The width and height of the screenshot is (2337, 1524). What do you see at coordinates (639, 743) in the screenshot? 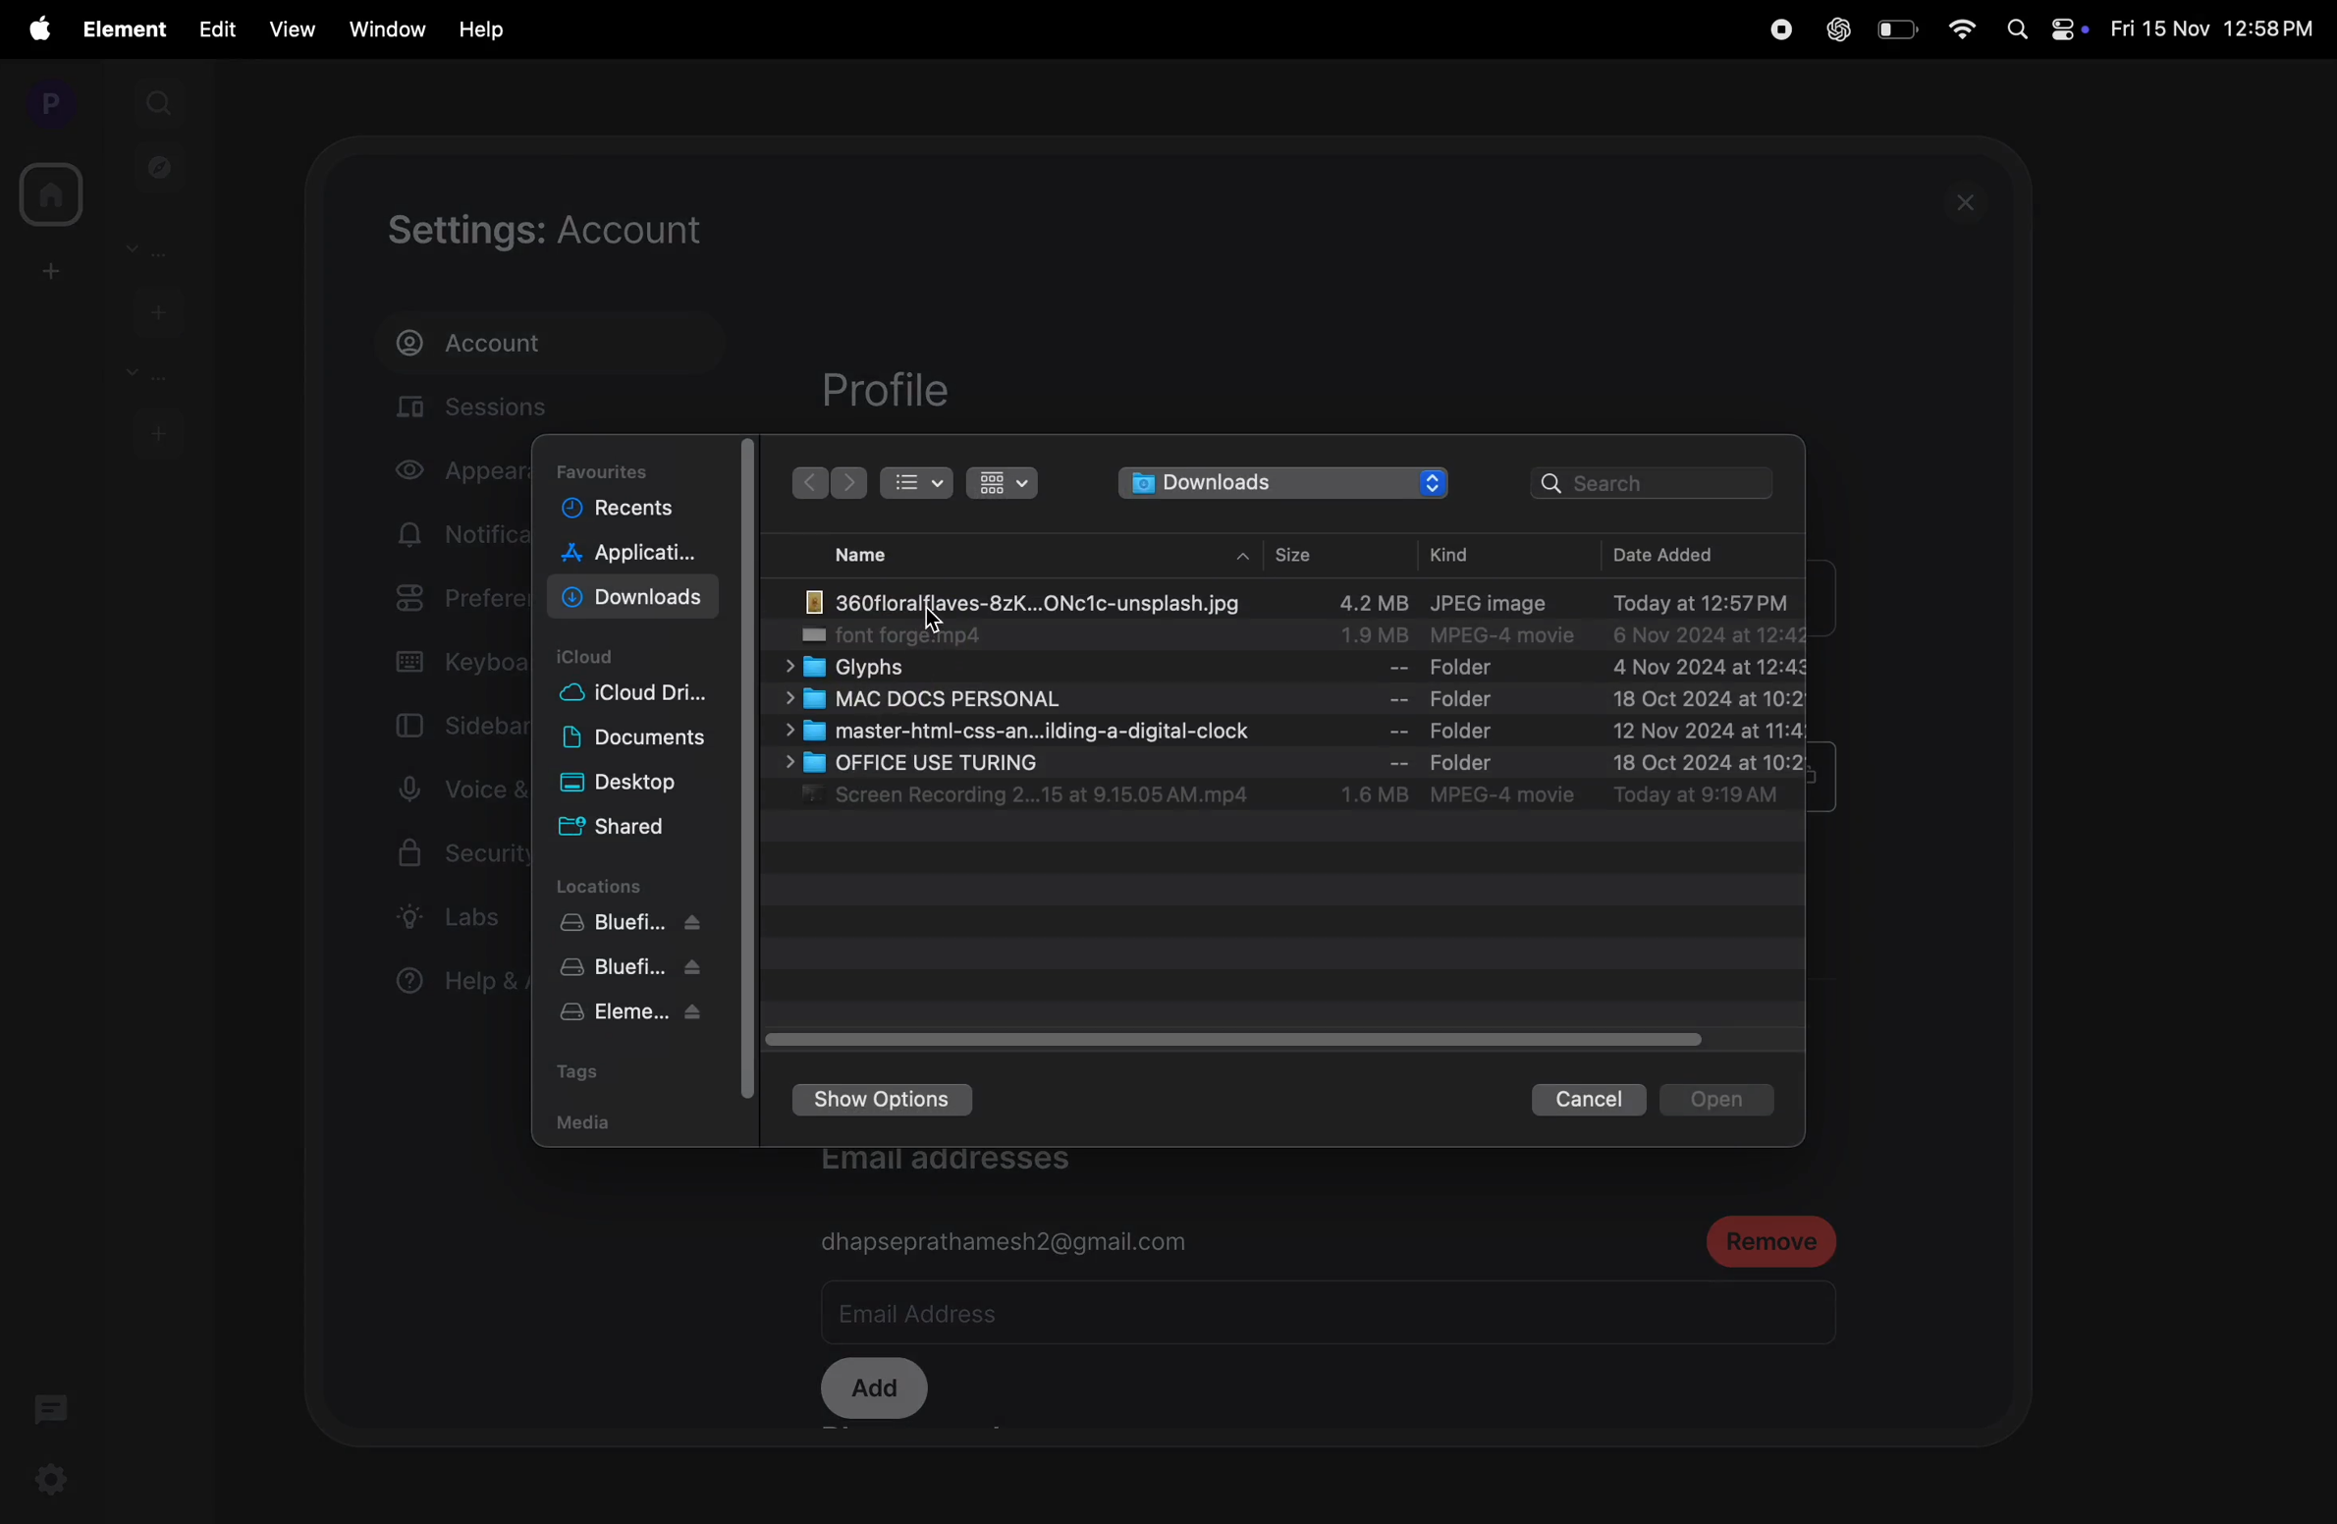
I see `Documents` at bounding box center [639, 743].